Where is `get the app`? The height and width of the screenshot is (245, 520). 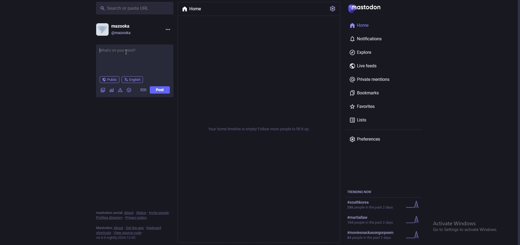
get the app is located at coordinates (135, 228).